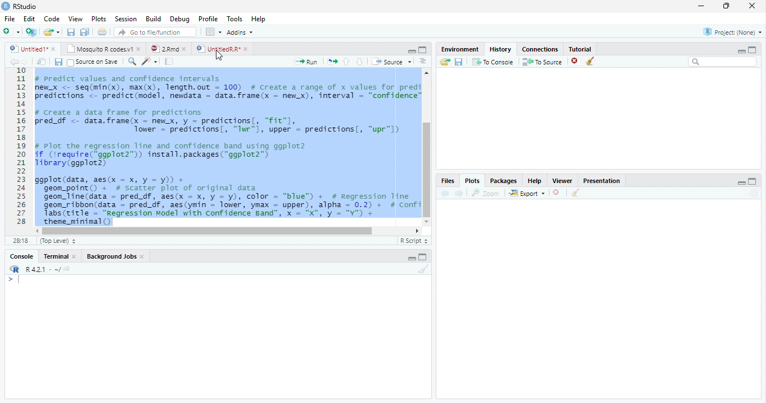 Image resolution: width=766 pixels, height=403 pixels. Describe the element at coordinates (754, 49) in the screenshot. I see `Maximize` at that location.